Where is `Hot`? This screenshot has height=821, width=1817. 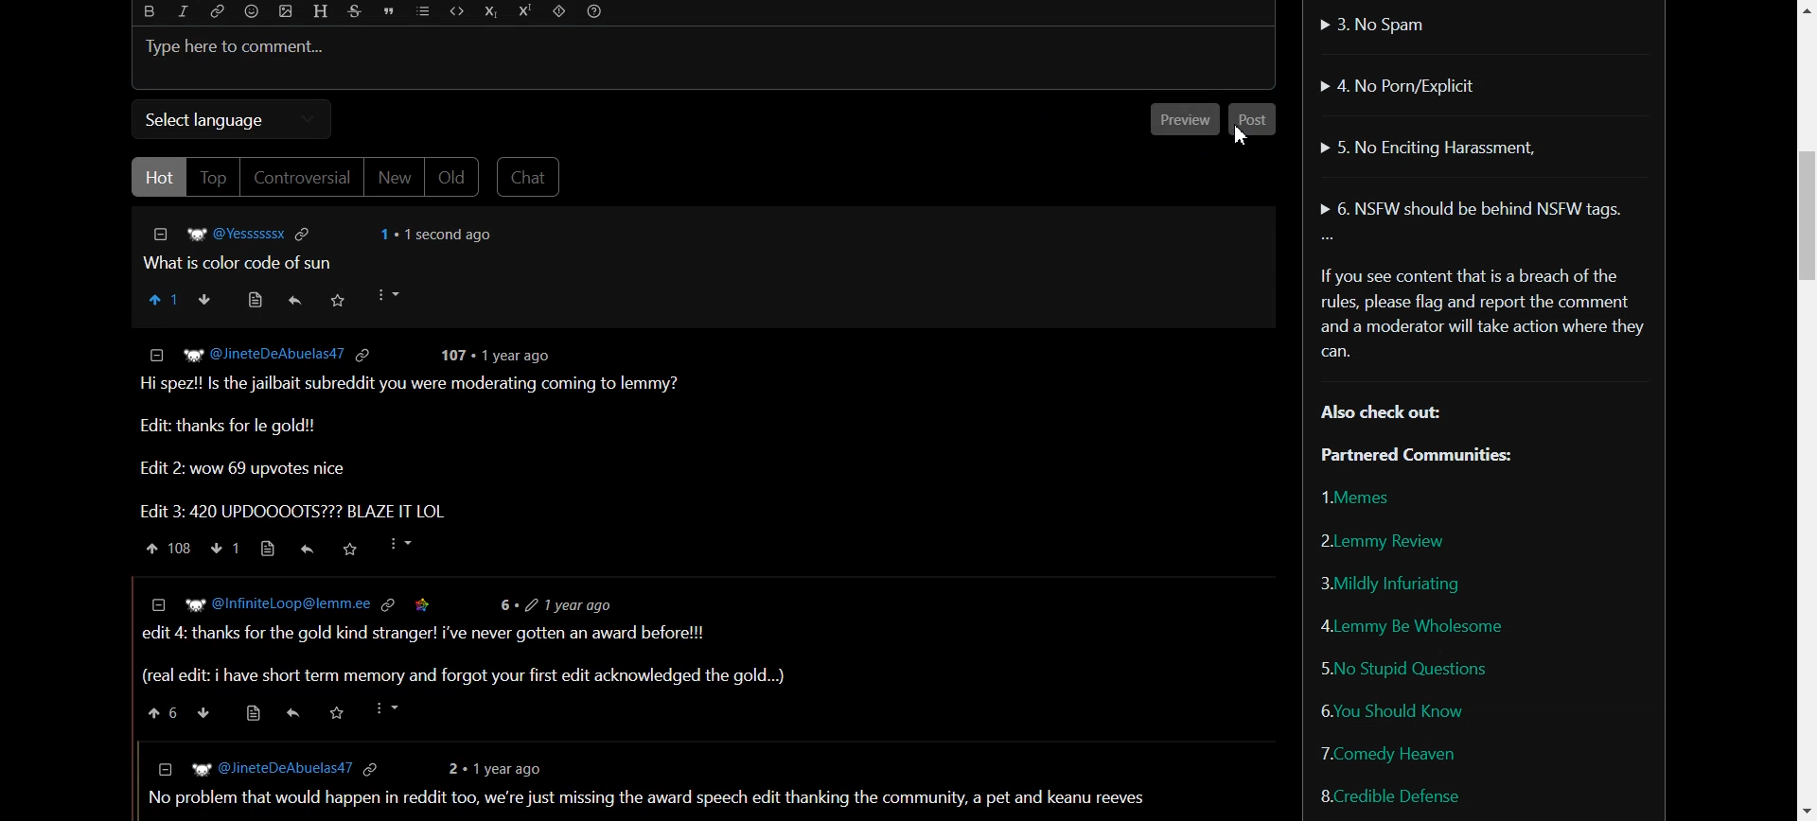 Hot is located at coordinates (155, 177).